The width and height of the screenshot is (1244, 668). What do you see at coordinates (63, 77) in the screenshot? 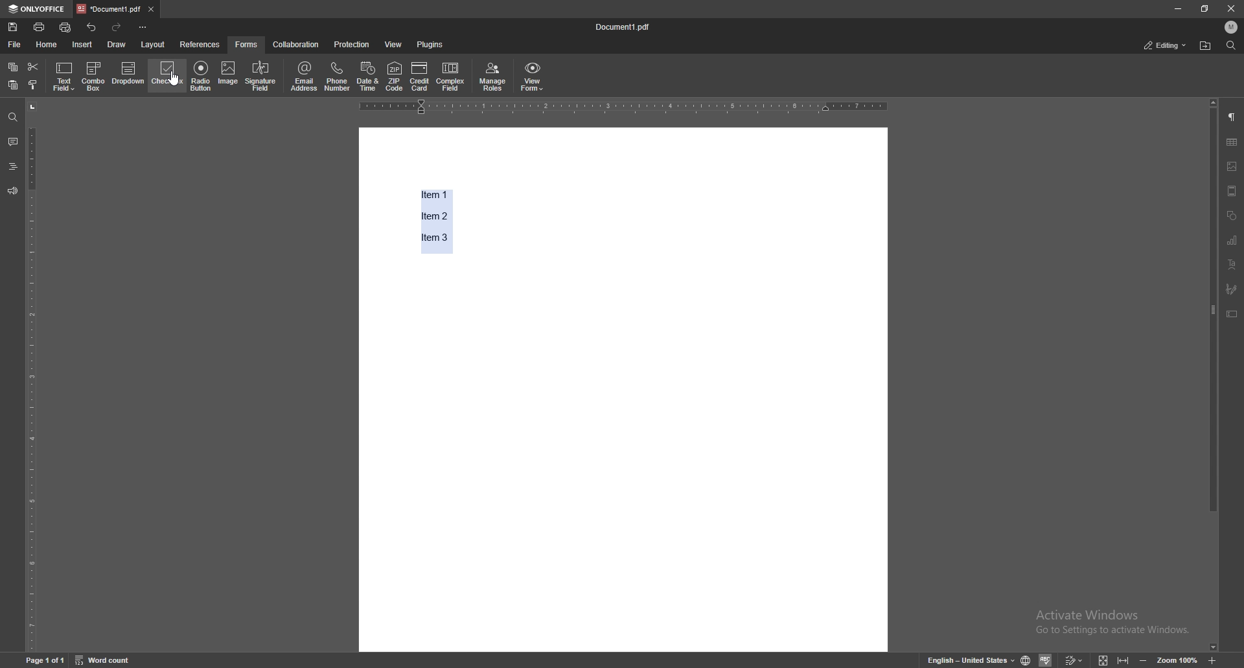
I see `text field` at bounding box center [63, 77].